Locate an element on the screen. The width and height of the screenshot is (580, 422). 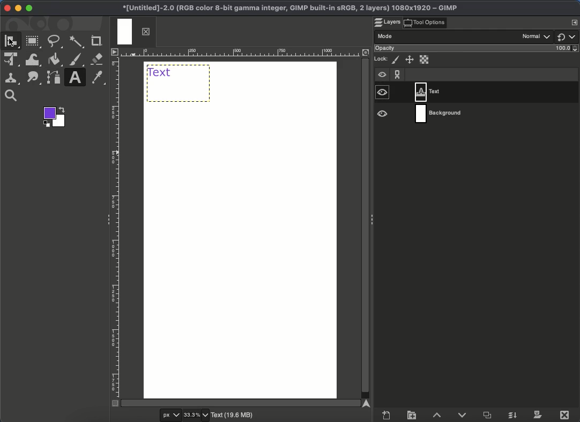
Warp transformation is located at coordinates (33, 59).